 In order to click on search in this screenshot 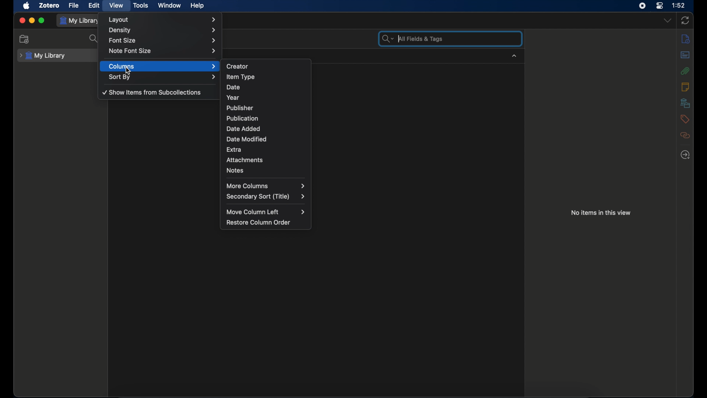, I will do `click(94, 39)`.